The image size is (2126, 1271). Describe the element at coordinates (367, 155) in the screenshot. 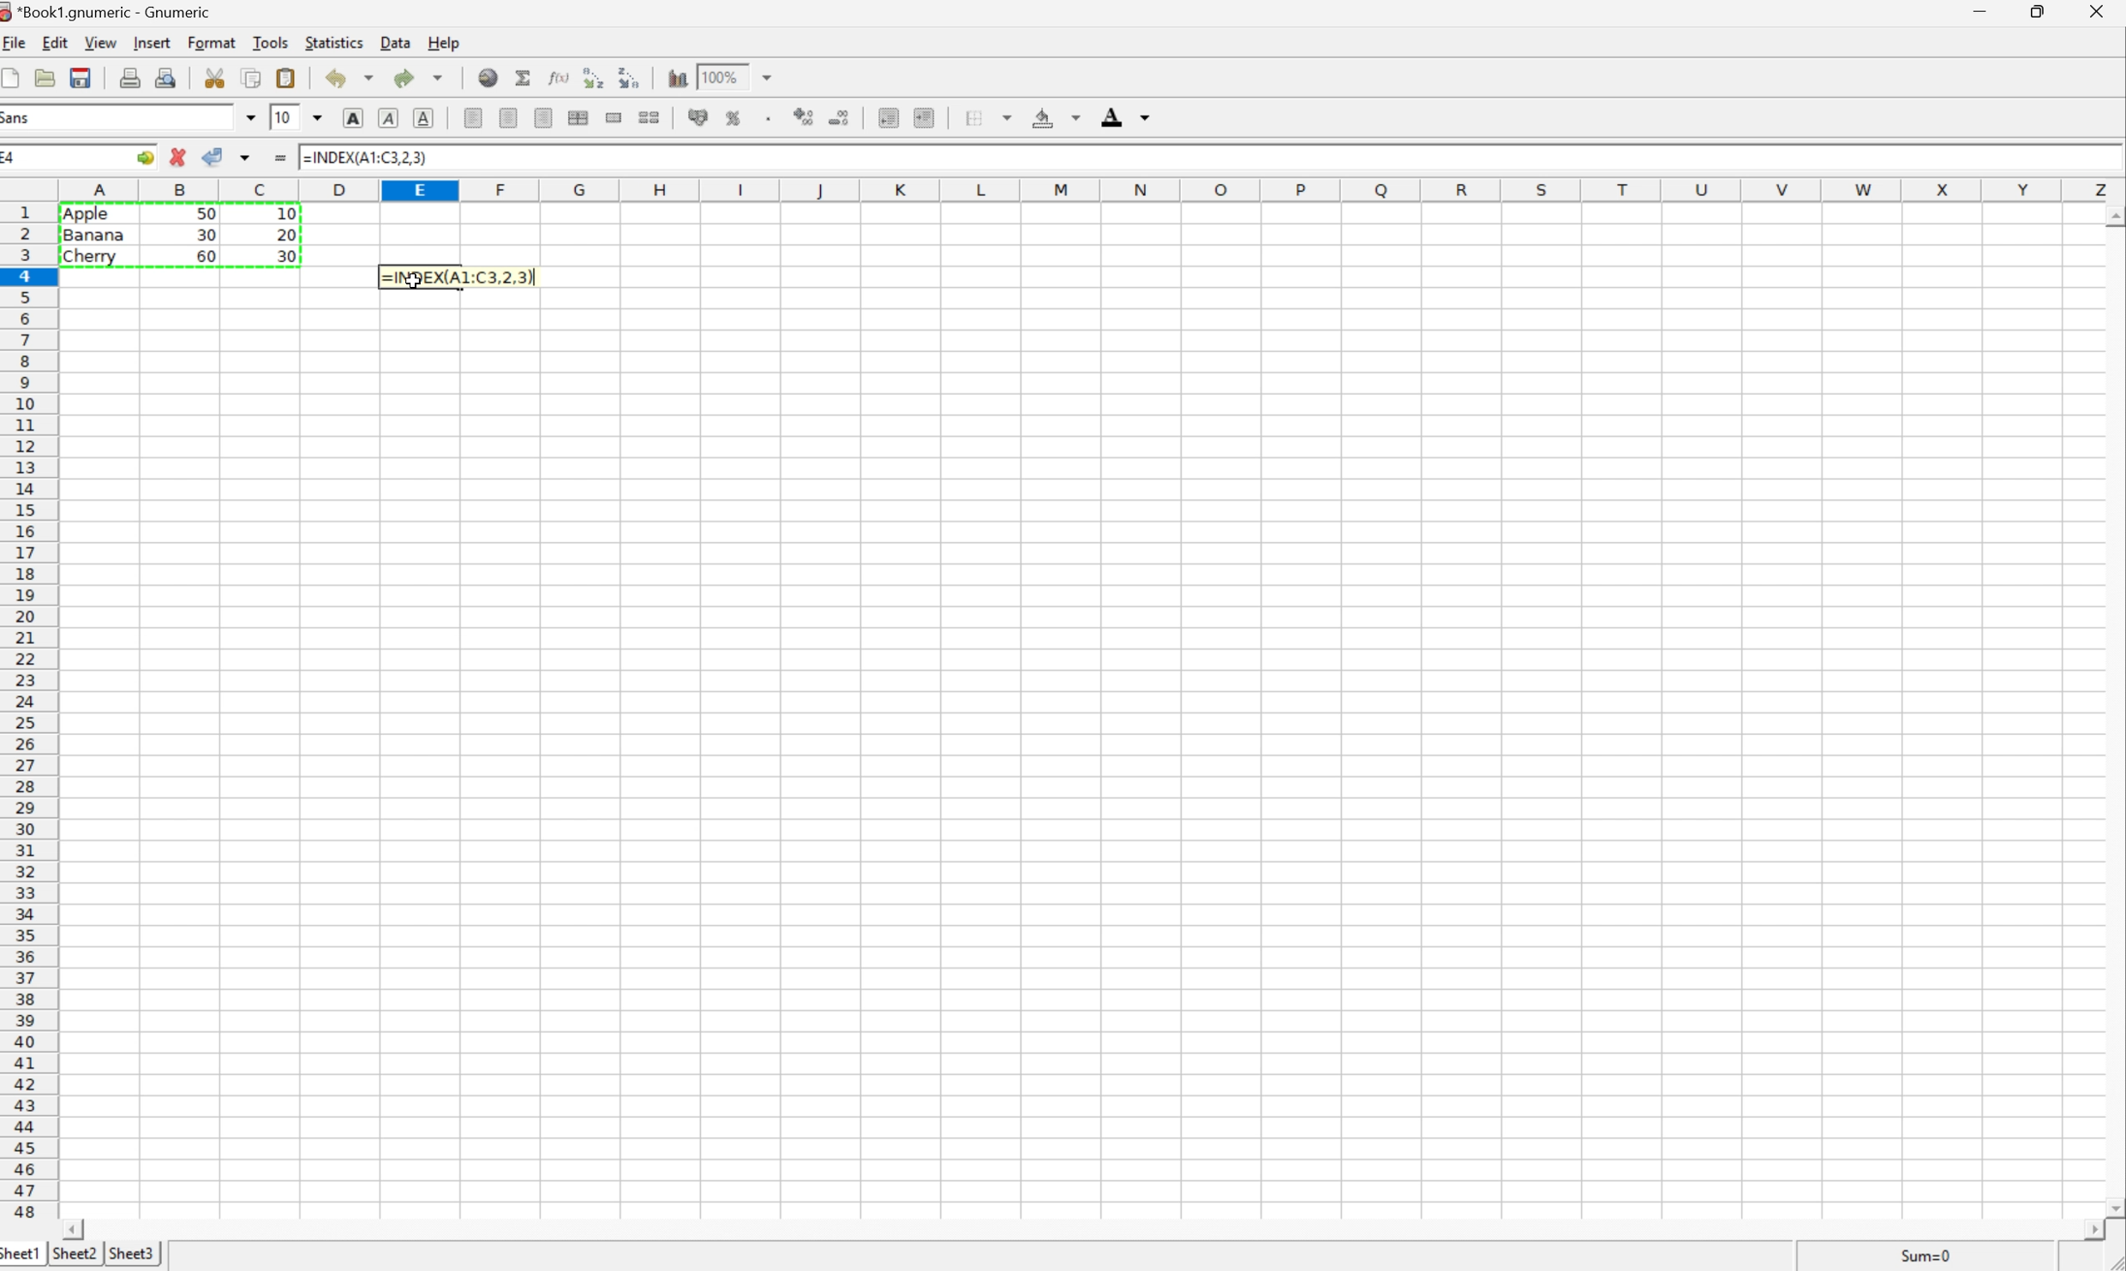

I see `=INDEX(A1:C3,2,3)` at that location.